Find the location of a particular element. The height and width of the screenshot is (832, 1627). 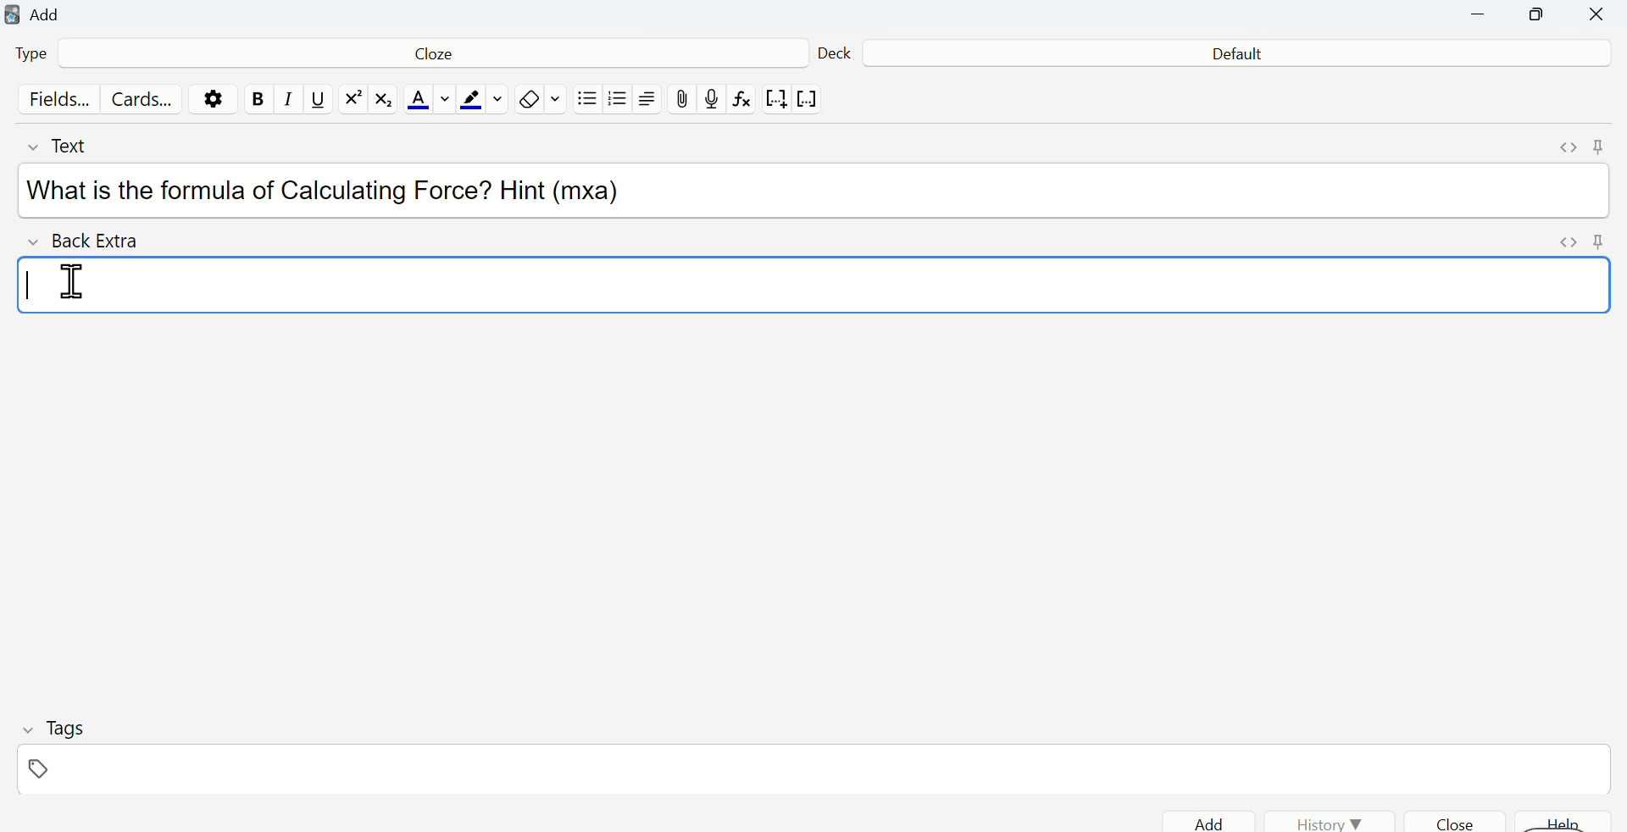

Eraser is located at coordinates (541, 100).